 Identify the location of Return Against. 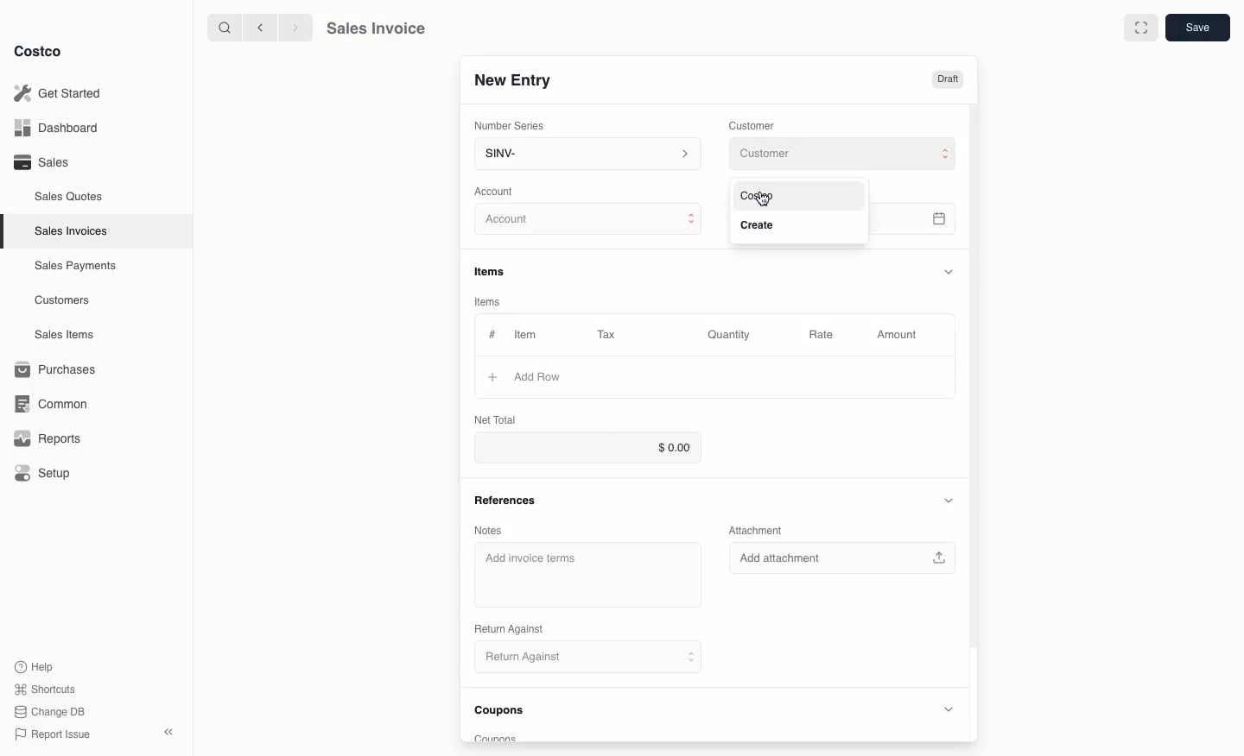
(579, 658).